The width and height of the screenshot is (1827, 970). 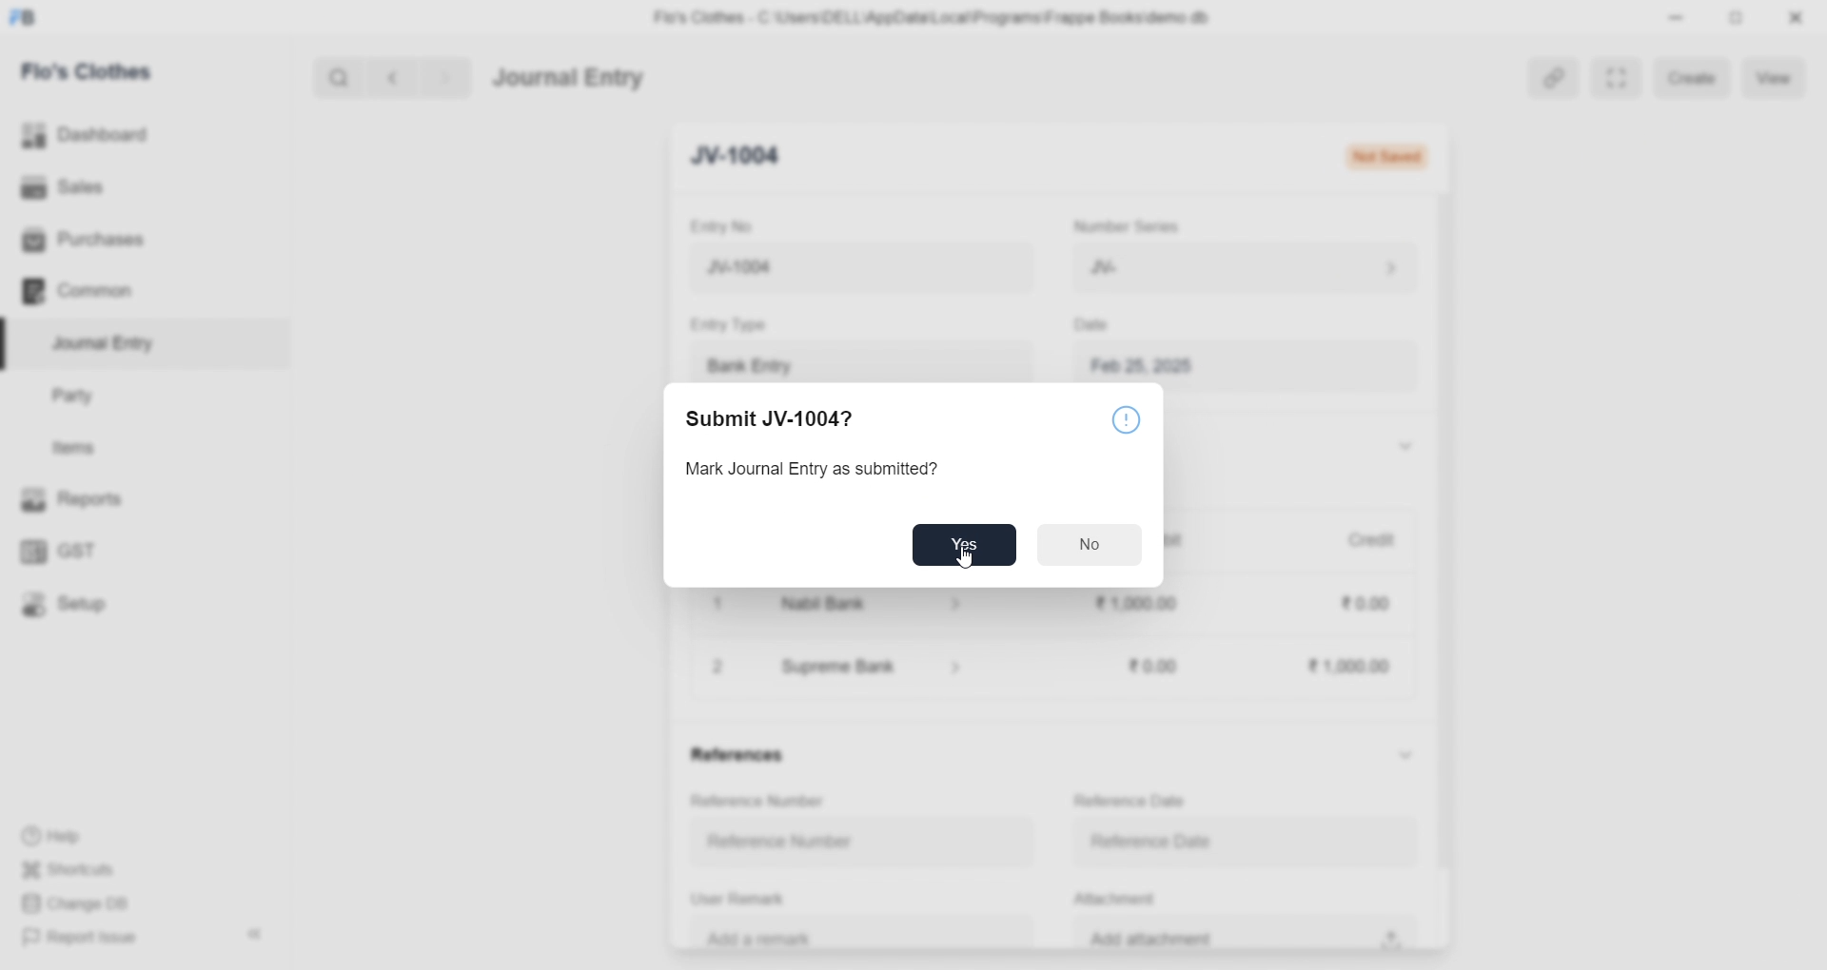 I want to click on Submit JV-1004?, so click(x=770, y=420).